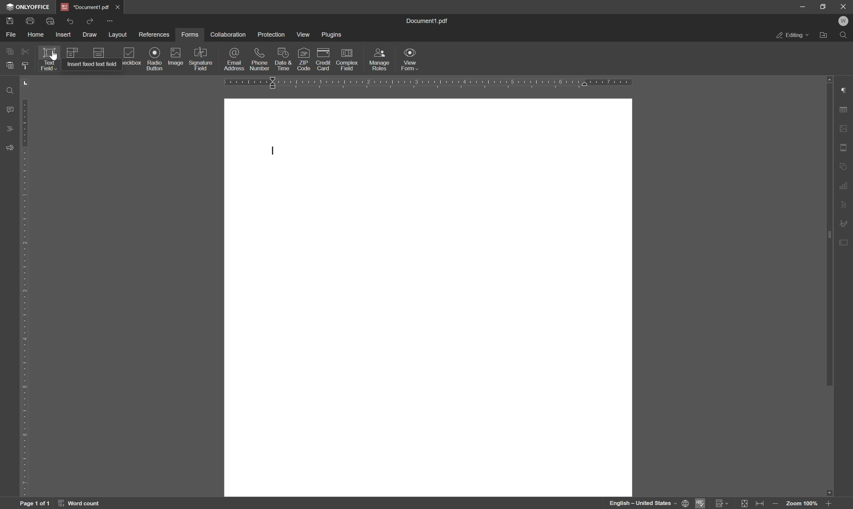 The image size is (853, 509). What do you see at coordinates (303, 35) in the screenshot?
I see `view` at bounding box center [303, 35].